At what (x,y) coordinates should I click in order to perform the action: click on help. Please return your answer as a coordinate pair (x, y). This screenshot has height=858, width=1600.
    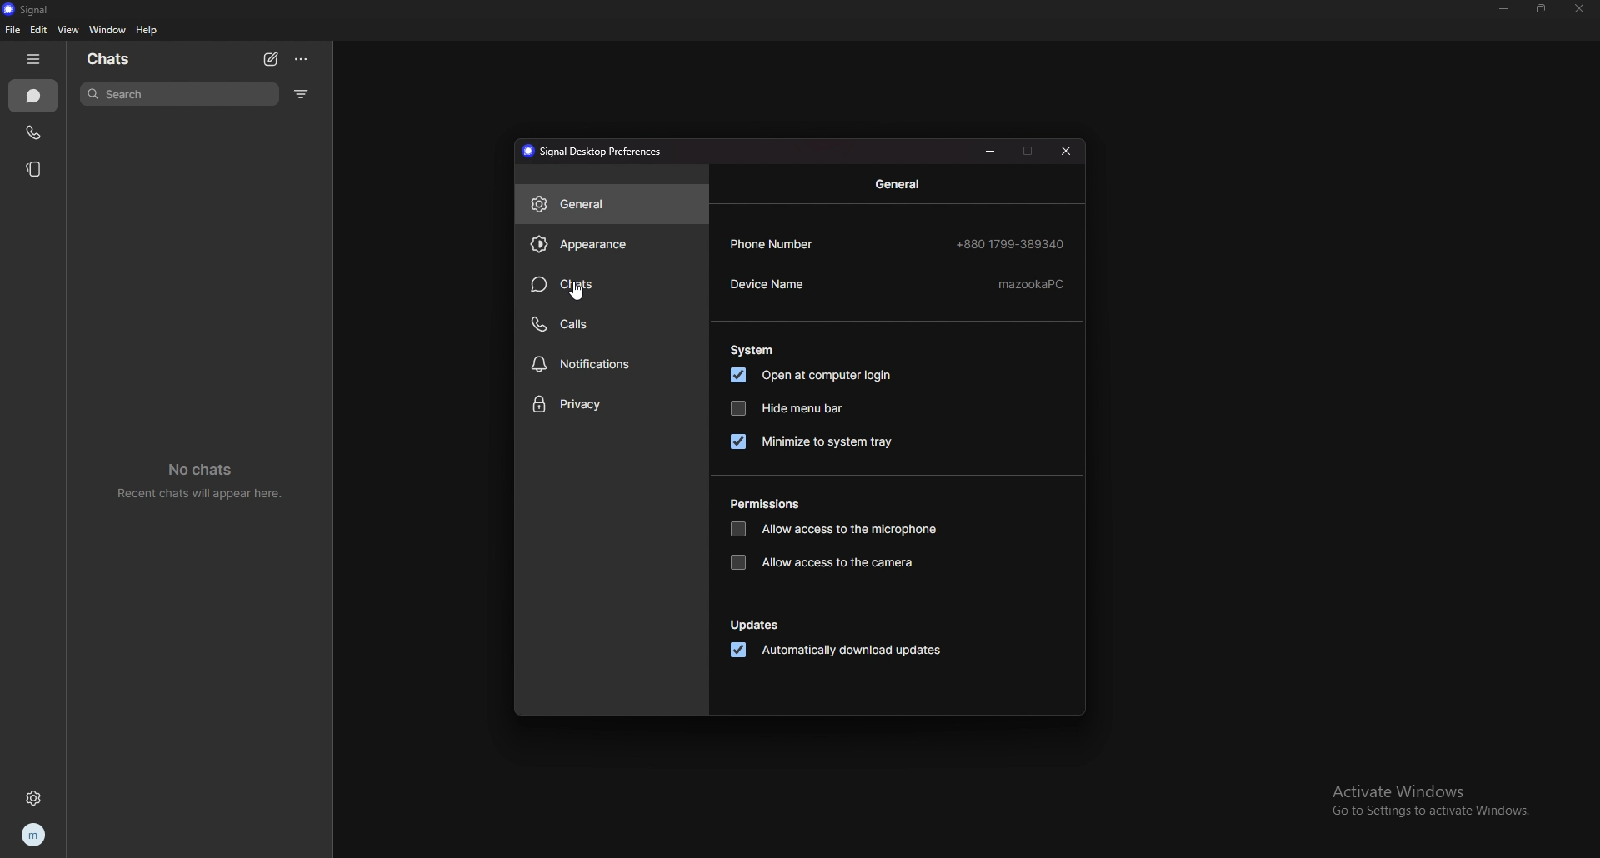
    Looking at the image, I should click on (147, 30).